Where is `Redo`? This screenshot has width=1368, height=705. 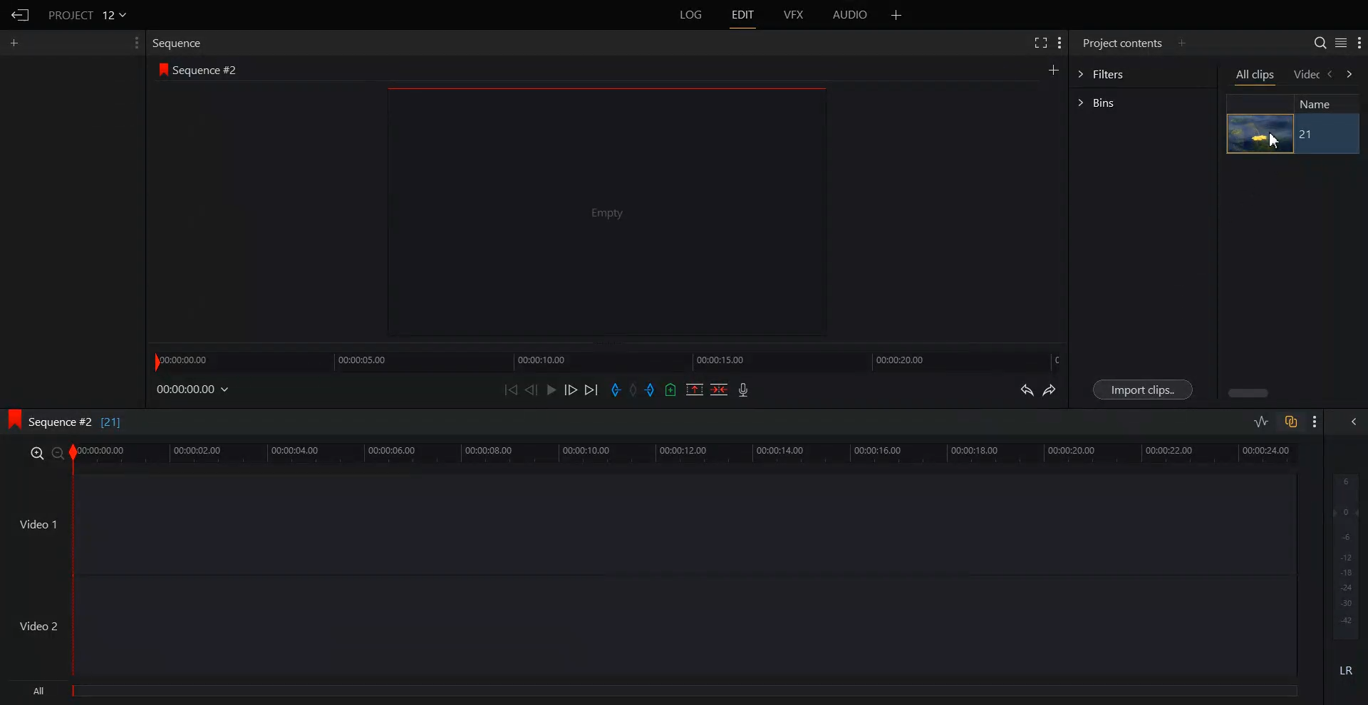 Redo is located at coordinates (1050, 390).